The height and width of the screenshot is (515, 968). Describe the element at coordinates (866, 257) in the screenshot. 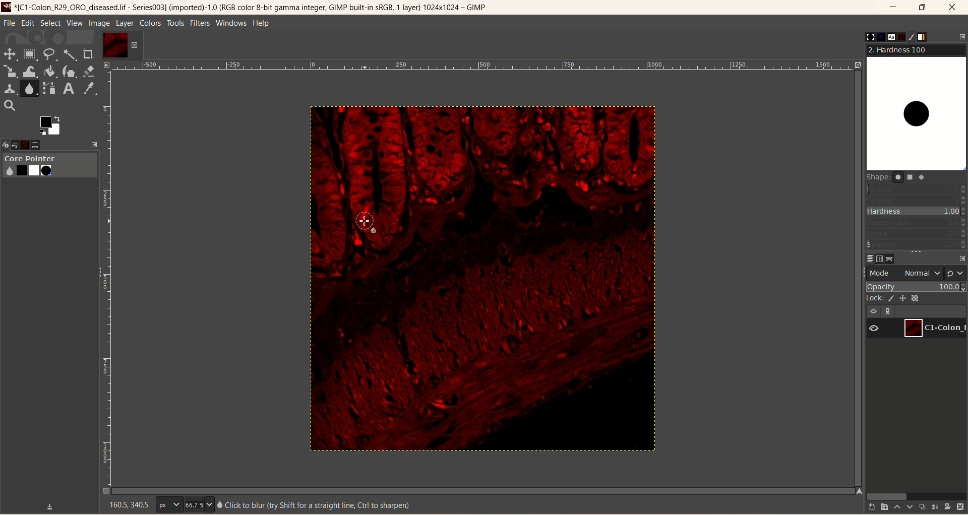

I see `layers` at that location.